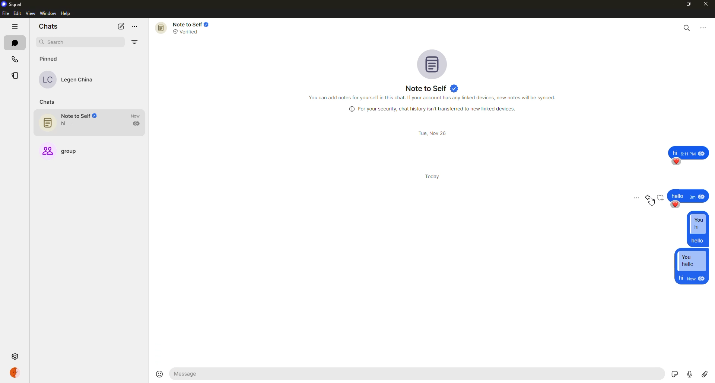  What do you see at coordinates (649, 198) in the screenshot?
I see `reply` at bounding box center [649, 198].